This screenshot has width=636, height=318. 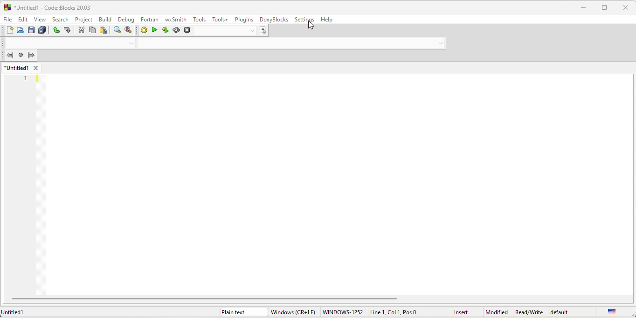 I want to click on Read/Write, so click(x=529, y=312).